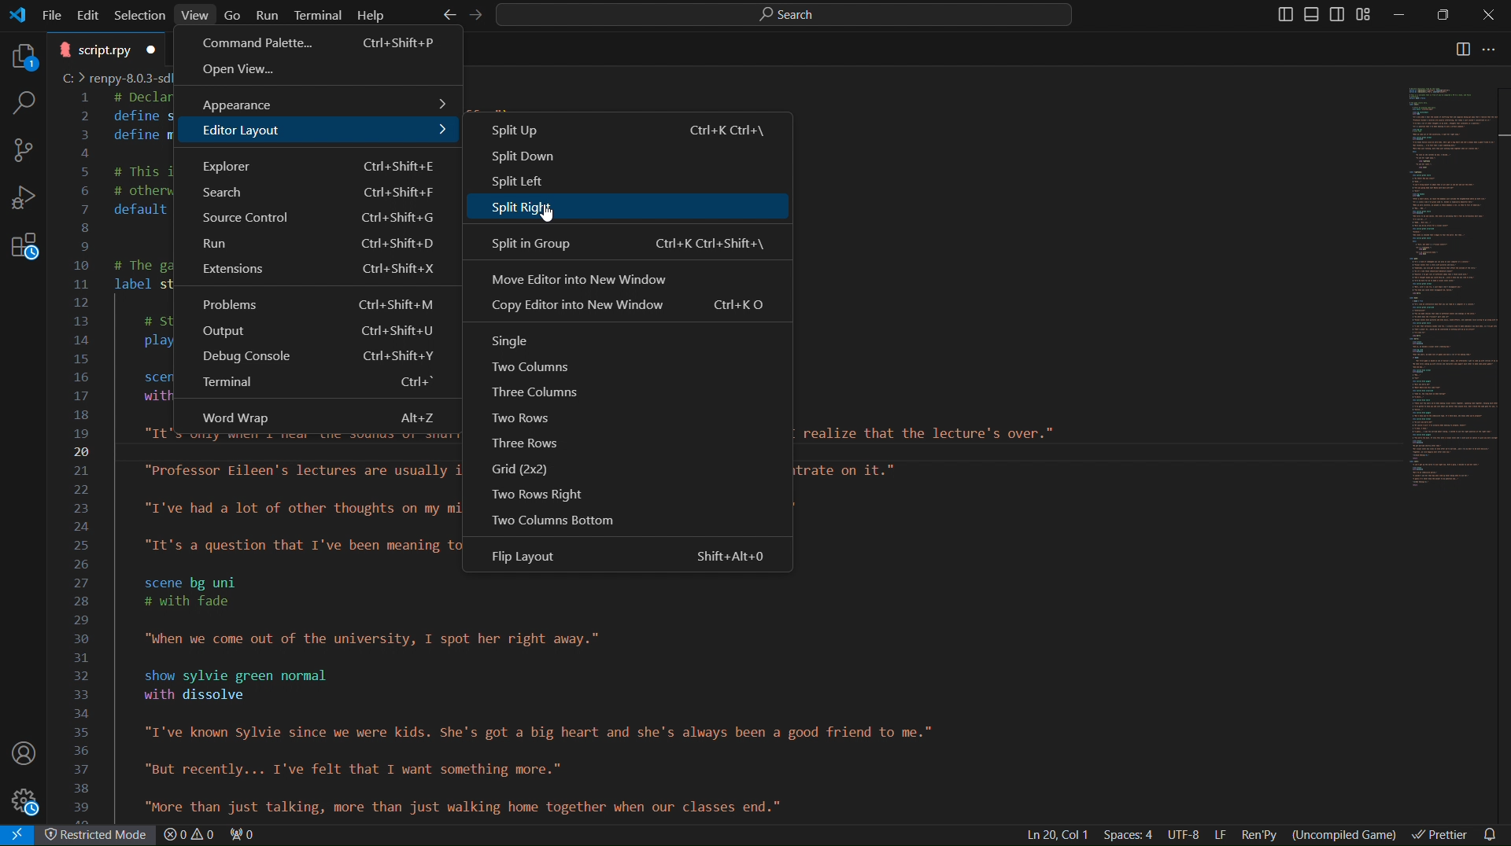 This screenshot has height=846, width=1511. What do you see at coordinates (315, 134) in the screenshot?
I see `Editor Layout` at bounding box center [315, 134].